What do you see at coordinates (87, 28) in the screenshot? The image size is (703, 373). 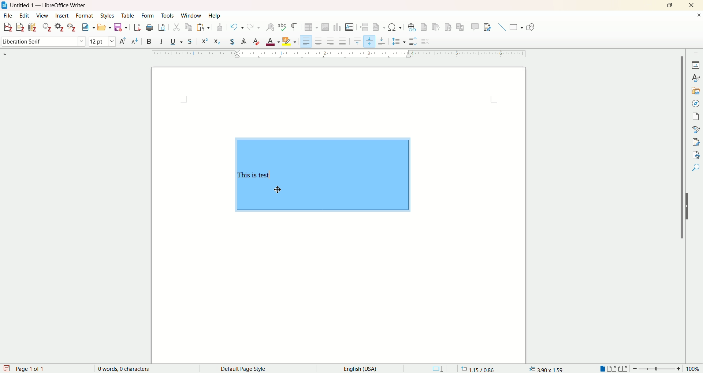 I see `new` at bounding box center [87, 28].